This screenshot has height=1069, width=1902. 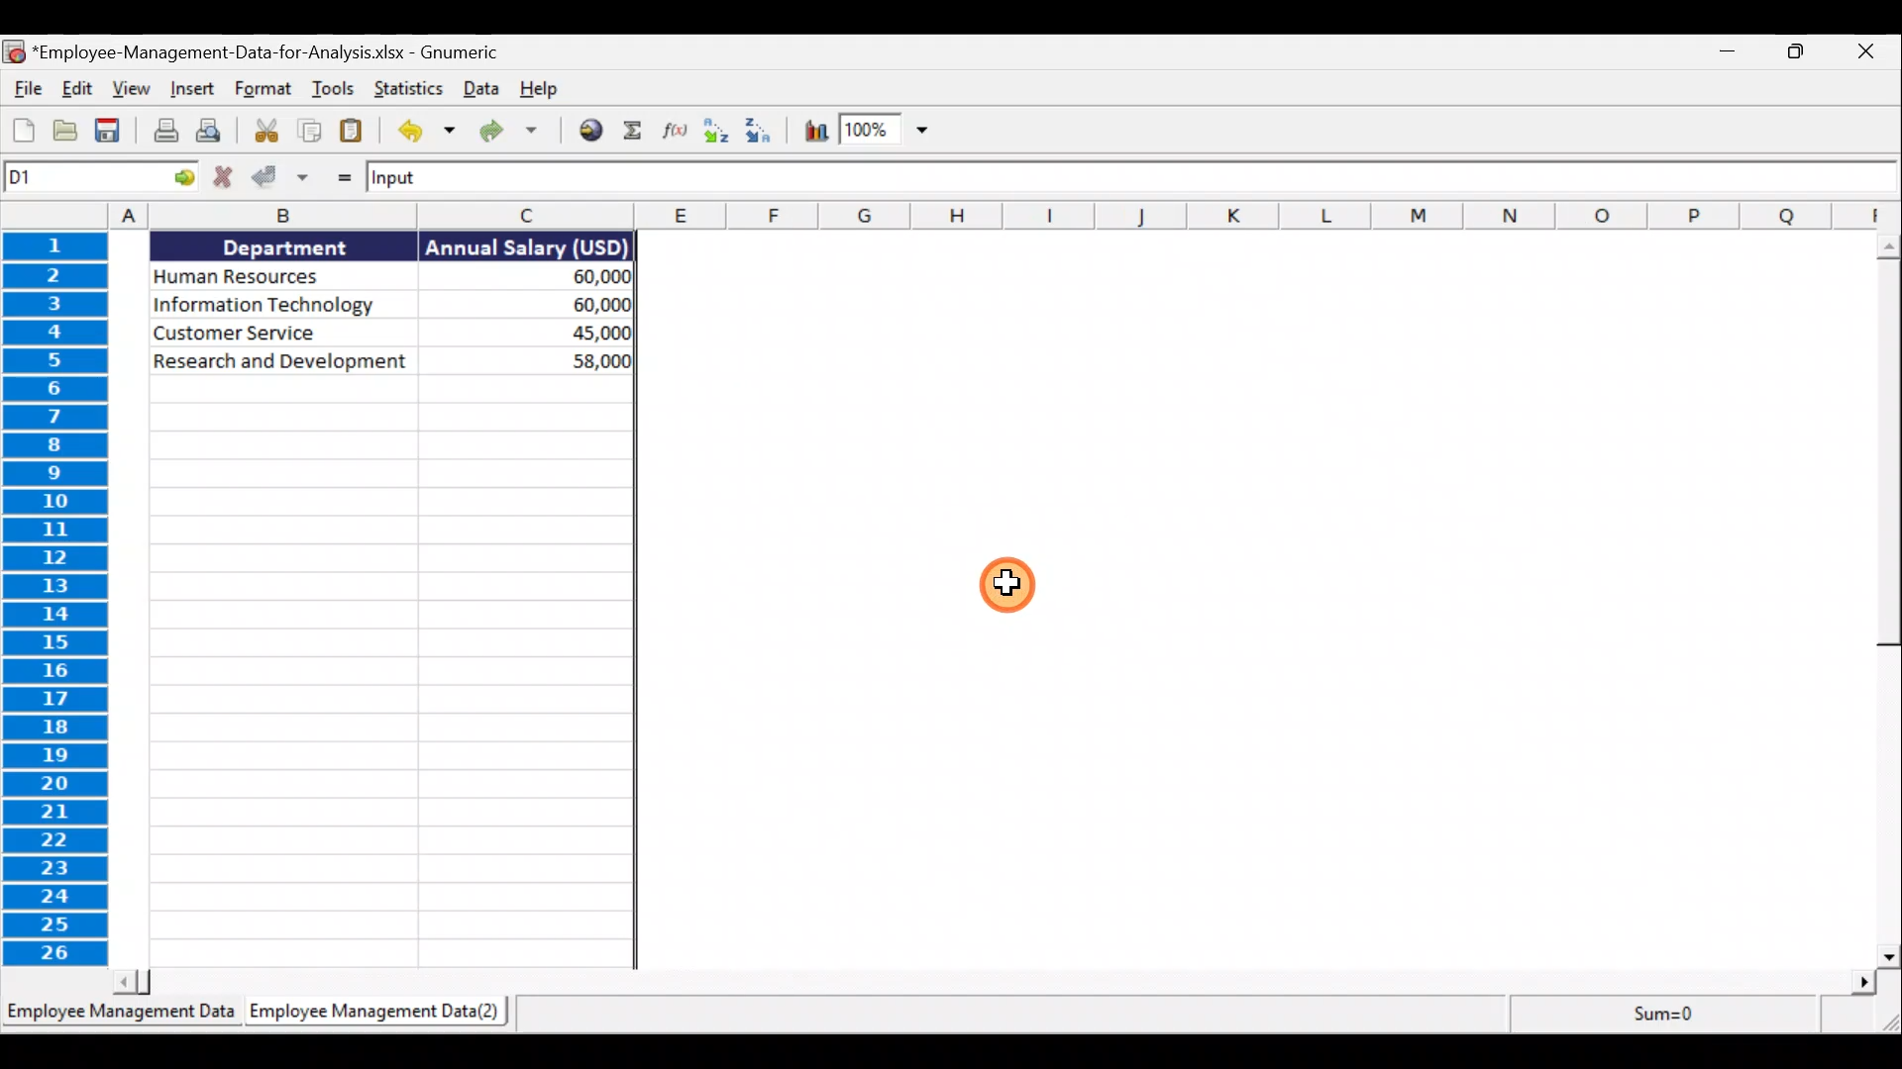 I want to click on Formula bar, so click(x=1137, y=179).